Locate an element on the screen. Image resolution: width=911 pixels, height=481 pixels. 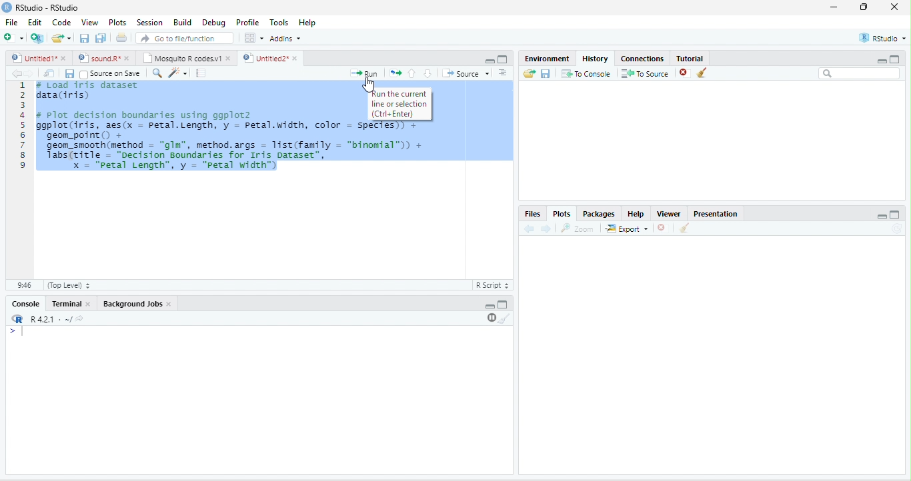
pause is located at coordinates (490, 318).